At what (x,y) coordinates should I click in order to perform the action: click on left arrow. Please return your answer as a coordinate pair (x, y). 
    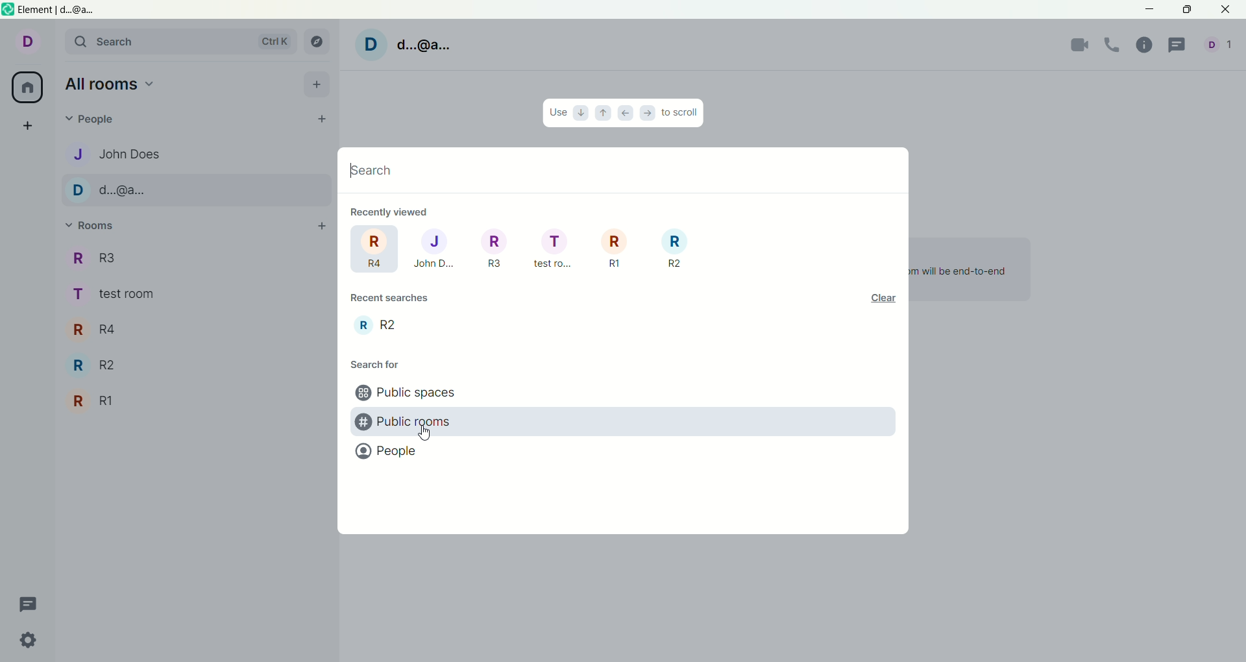
    Looking at the image, I should click on (626, 115).